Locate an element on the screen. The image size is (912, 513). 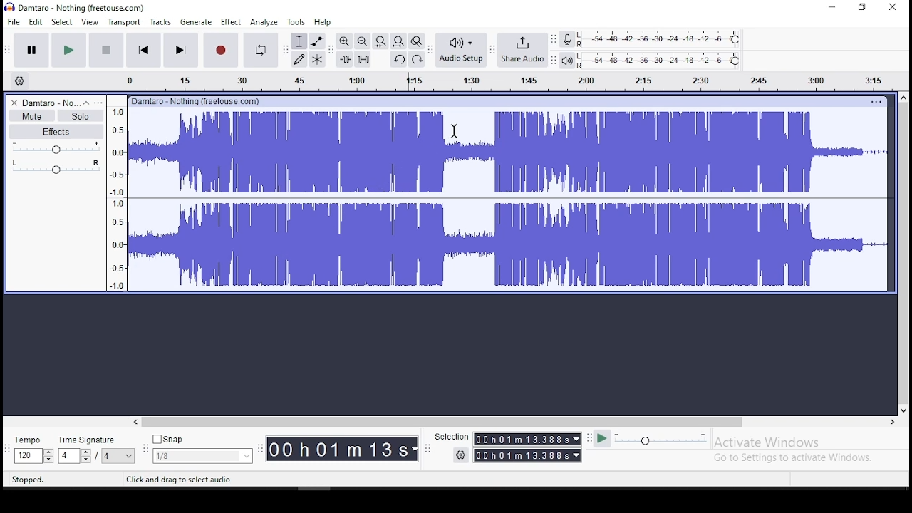
help is located at coordinates (323, 22).